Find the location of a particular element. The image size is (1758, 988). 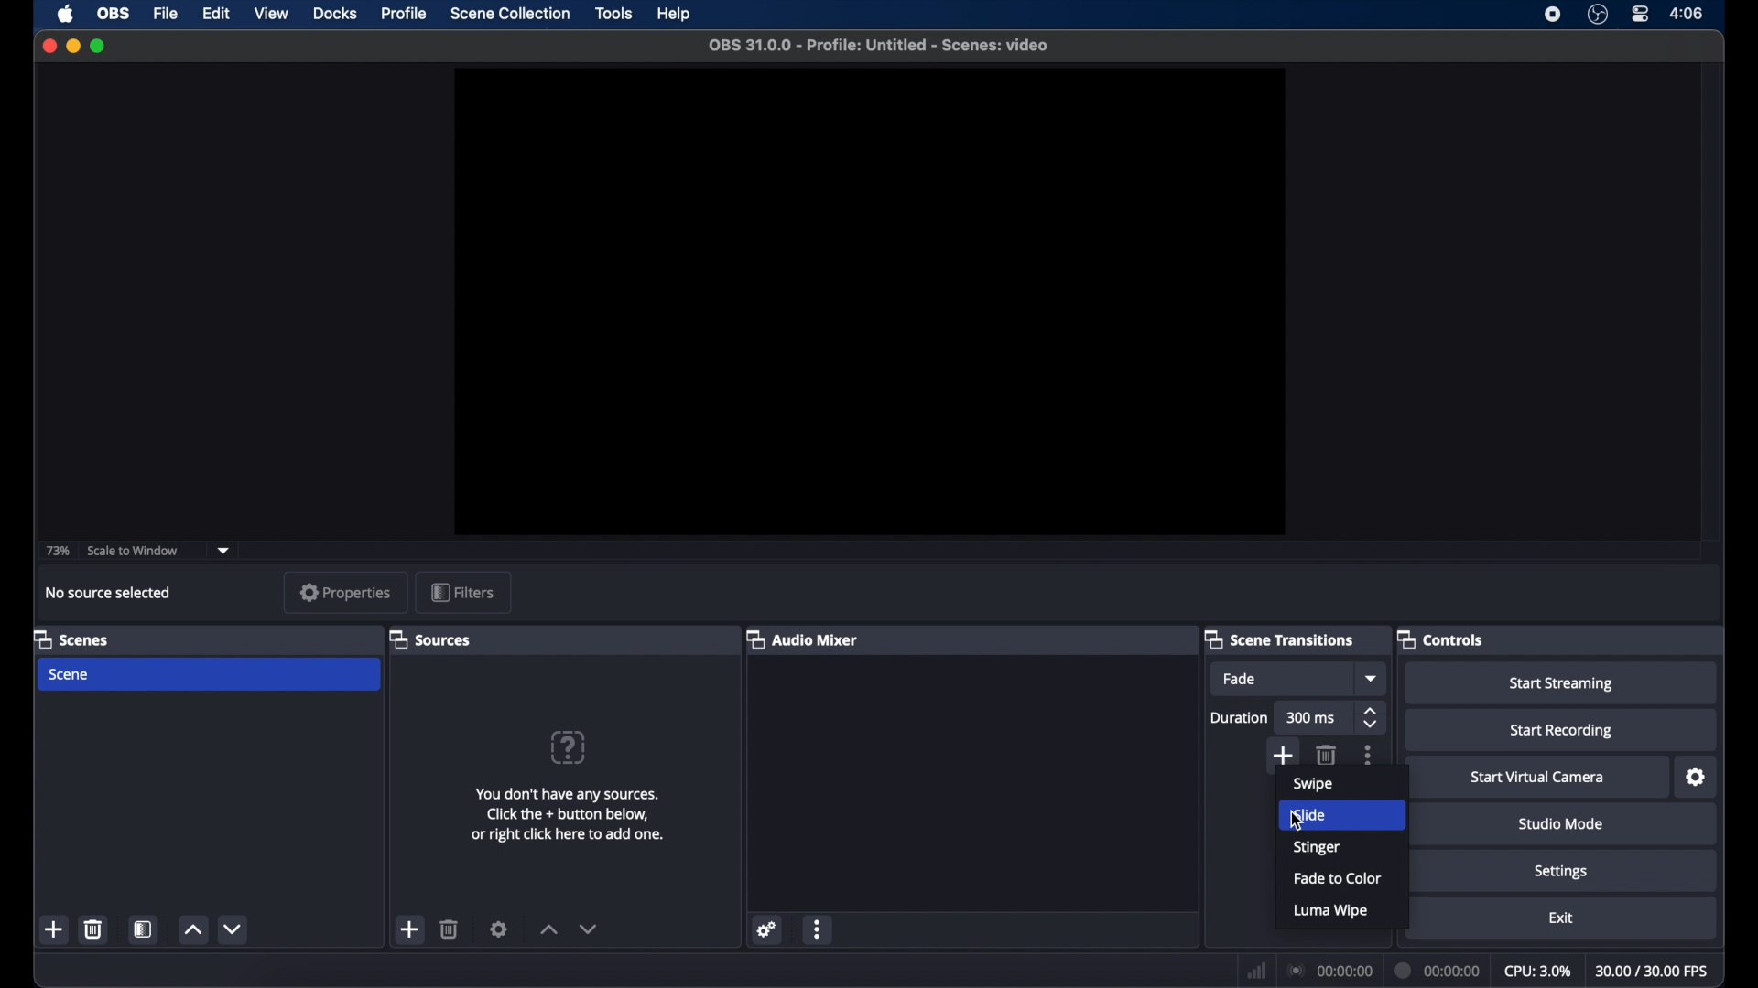

add is located at coordinates (1282, 754).